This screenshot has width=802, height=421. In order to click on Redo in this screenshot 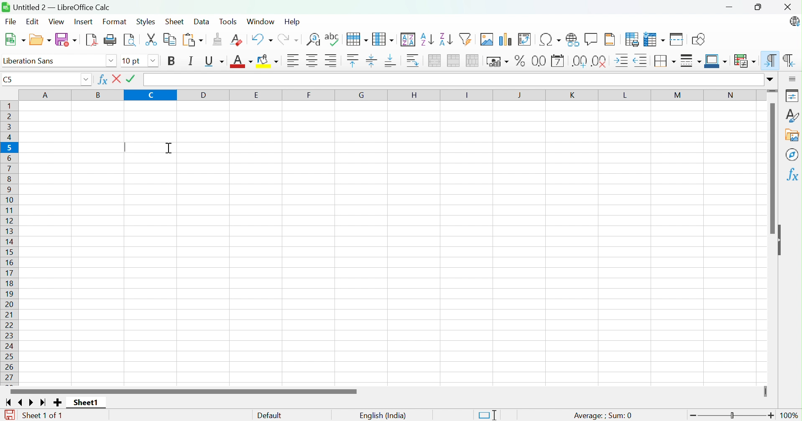, I will do `click(288, 40)`.